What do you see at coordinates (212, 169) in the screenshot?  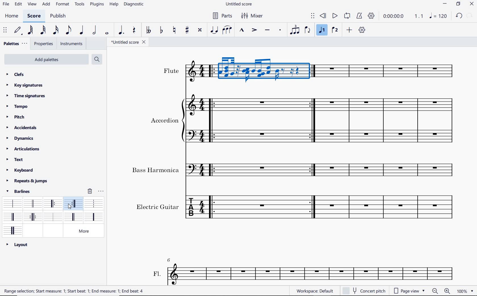 I see `left (start) repeat sign added` at bounding box center [212, 169].